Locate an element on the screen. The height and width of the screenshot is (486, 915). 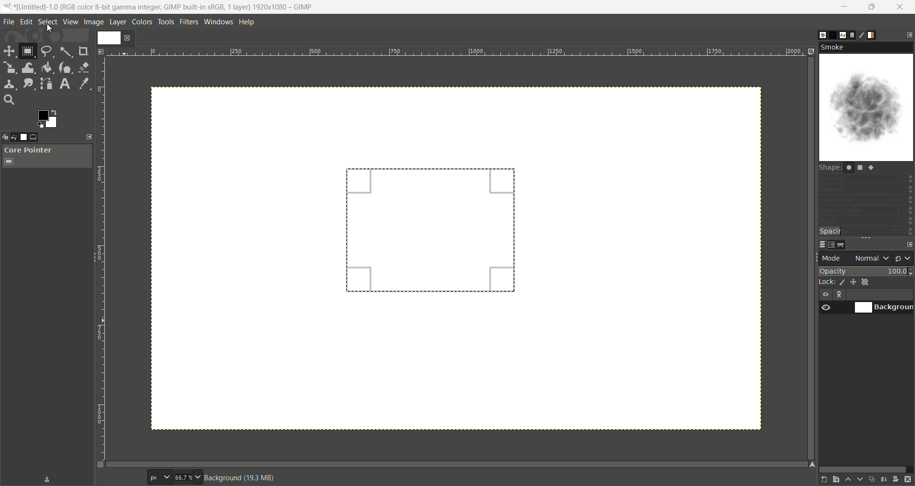
font is located at coordinates (840, 35).